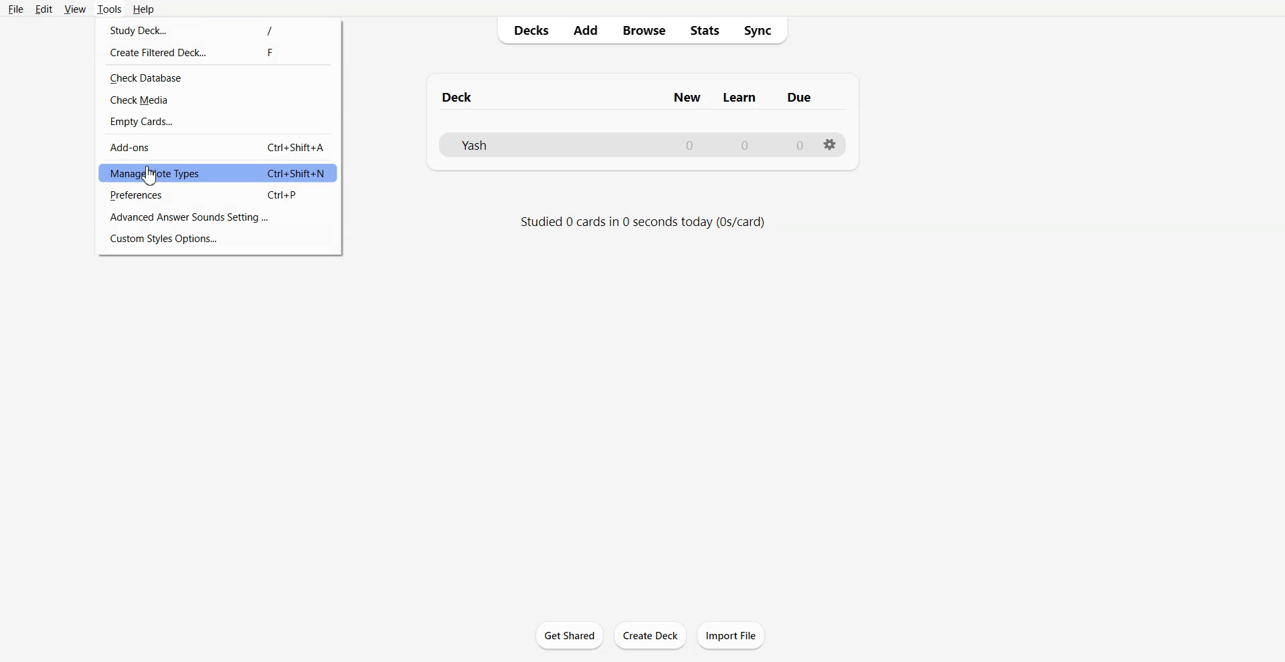 The image size is (1285, 662). What do you see at coordinates (216, 77) in the screenshot?
I see `Check Database` at bounding box center [216, 77].